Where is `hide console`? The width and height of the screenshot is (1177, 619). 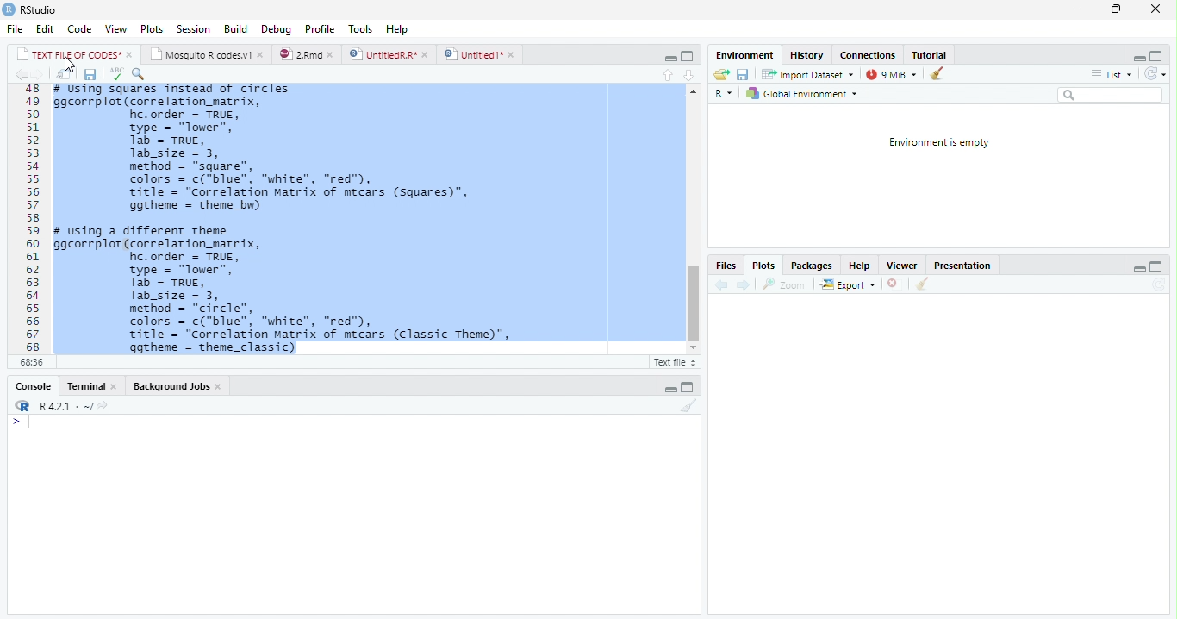
hide console is located at coordinates (1158, 267).